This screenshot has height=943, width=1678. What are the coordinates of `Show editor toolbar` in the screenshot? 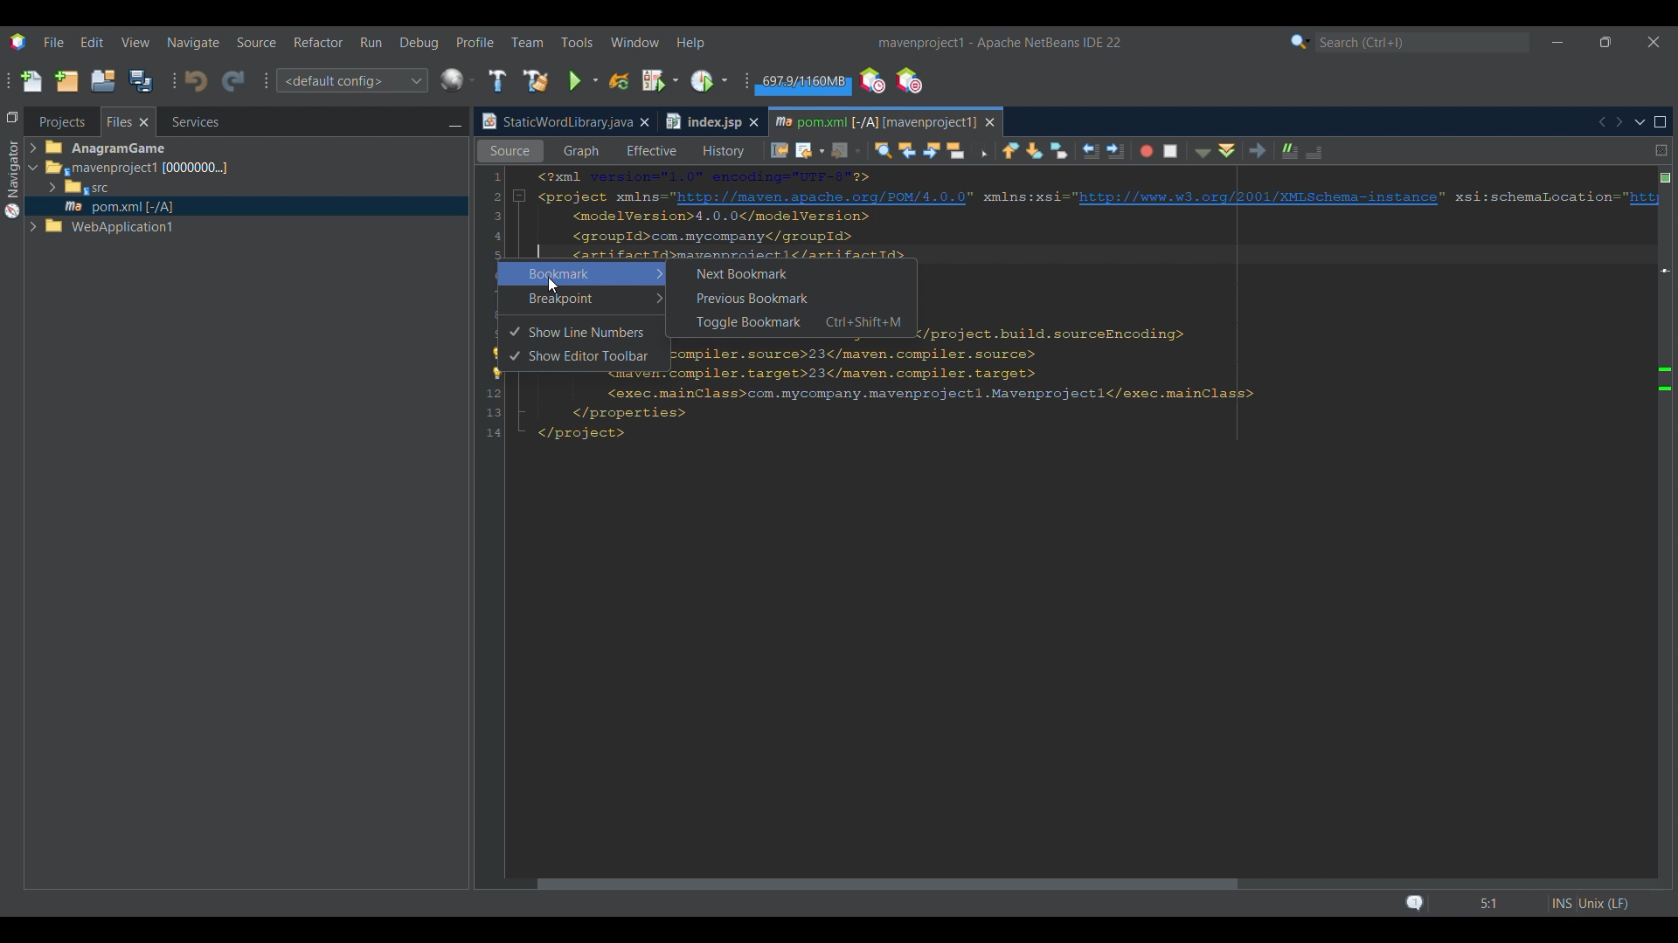 It's located at (593, 357).